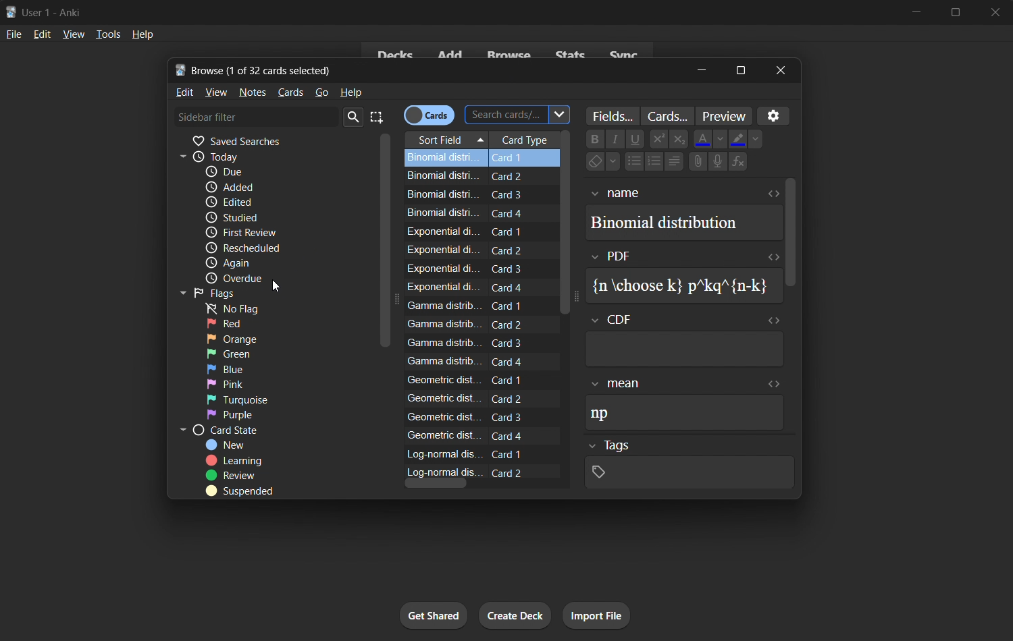 The height and width of the screenshot is (641, 1013). What do you see at coordinates (681, 138) in the screenshot?
I see `subscript` at bounding box center [681, 138].